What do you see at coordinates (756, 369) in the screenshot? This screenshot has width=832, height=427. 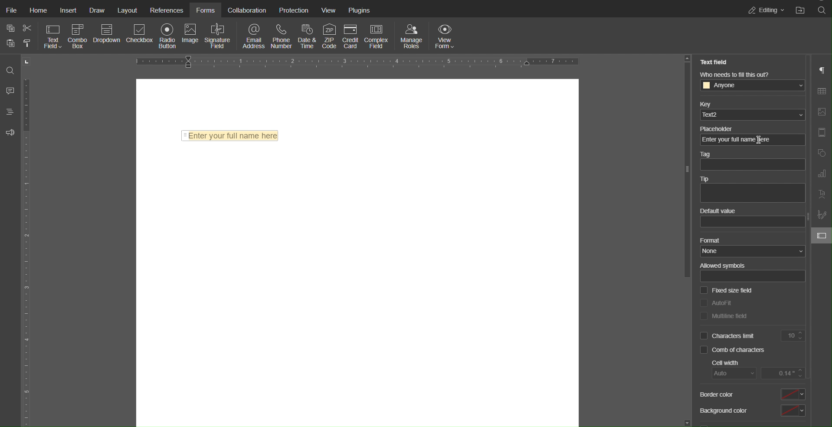 I see `Cell width` at bounding box center [756, 369].